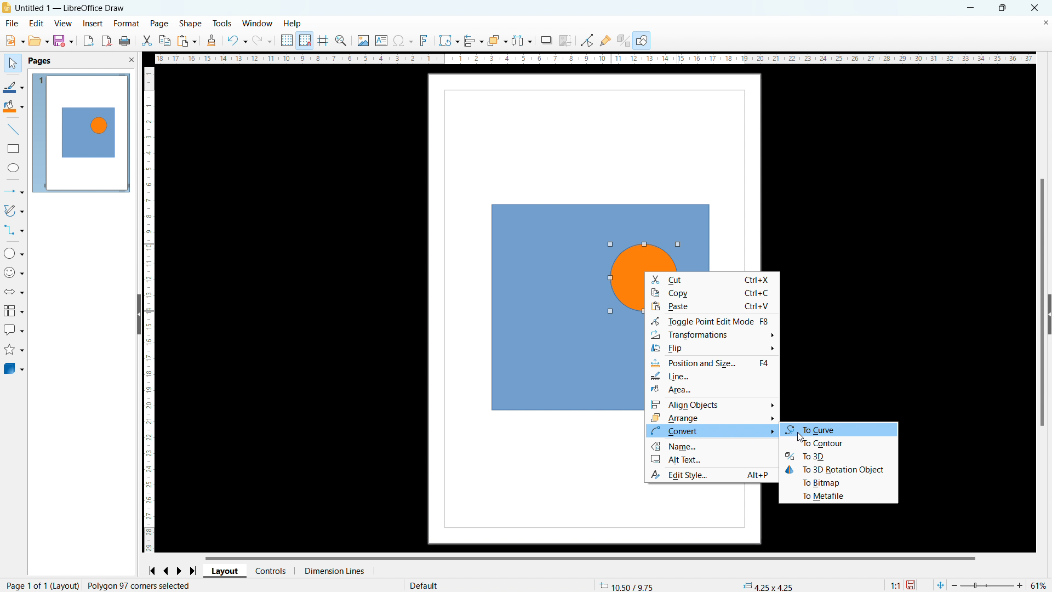 This screenshot has width=1052, height=592. I want to click on zoom out, so click(955, 585).